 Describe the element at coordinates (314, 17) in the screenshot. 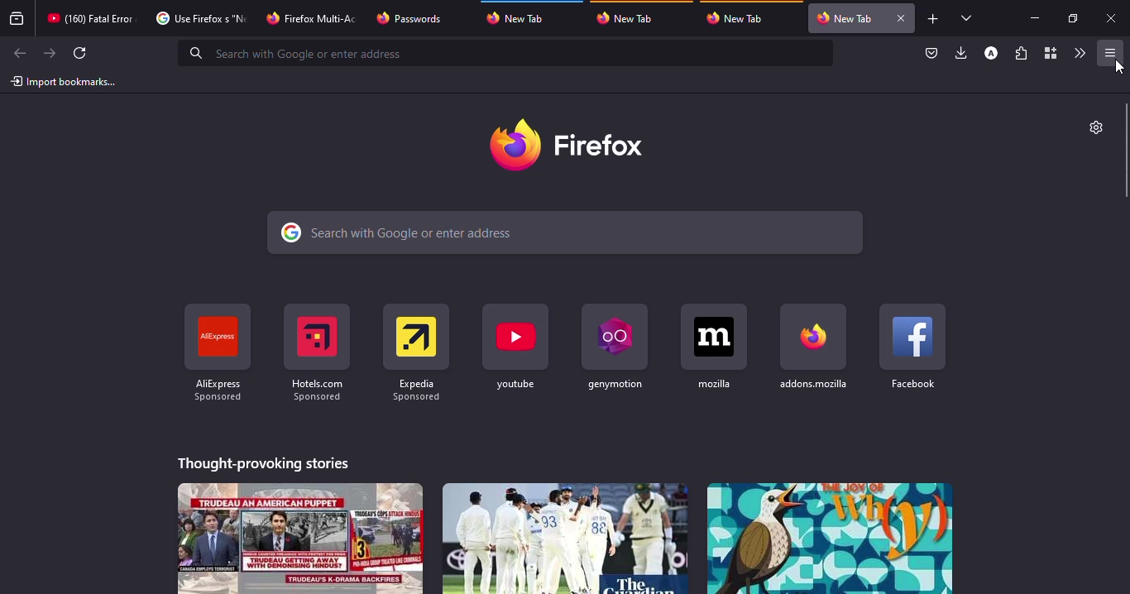

I see `tab` at that location.